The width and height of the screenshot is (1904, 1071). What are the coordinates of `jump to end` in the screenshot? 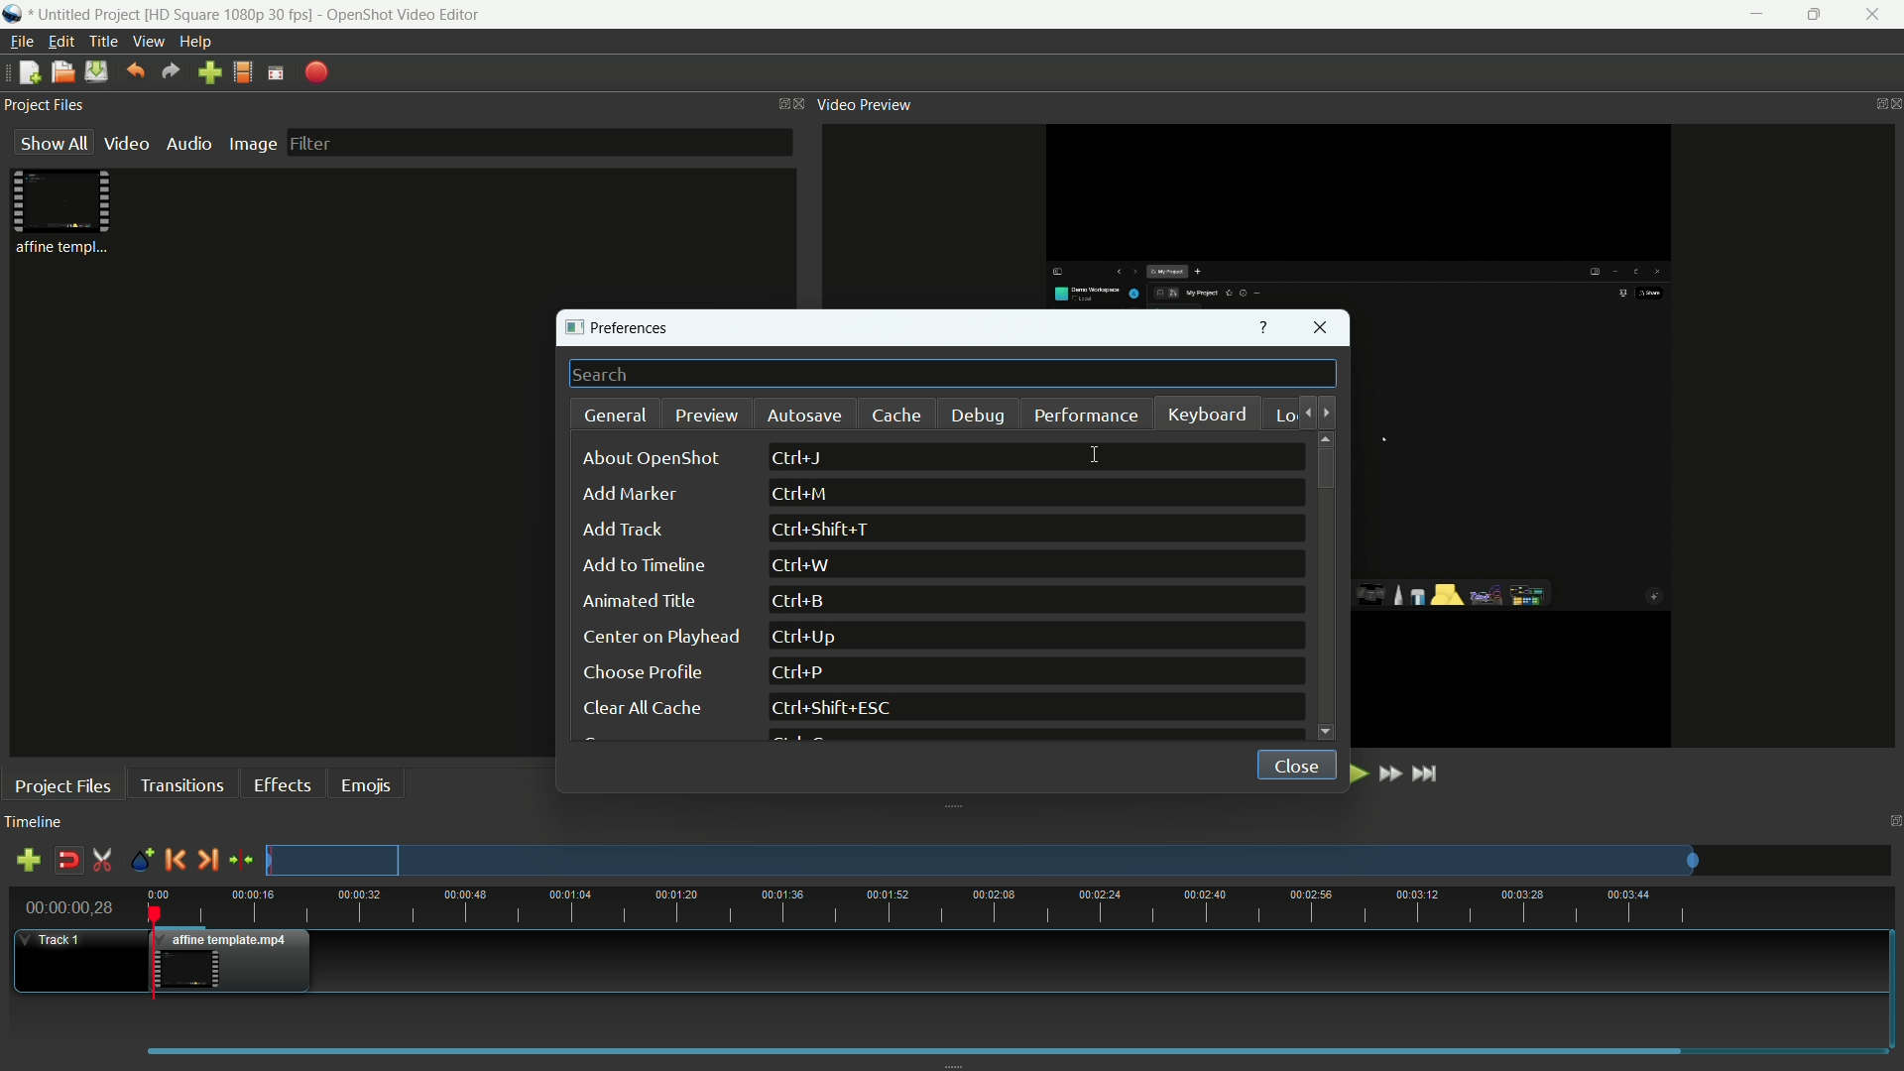 It's located at (1429, 773).